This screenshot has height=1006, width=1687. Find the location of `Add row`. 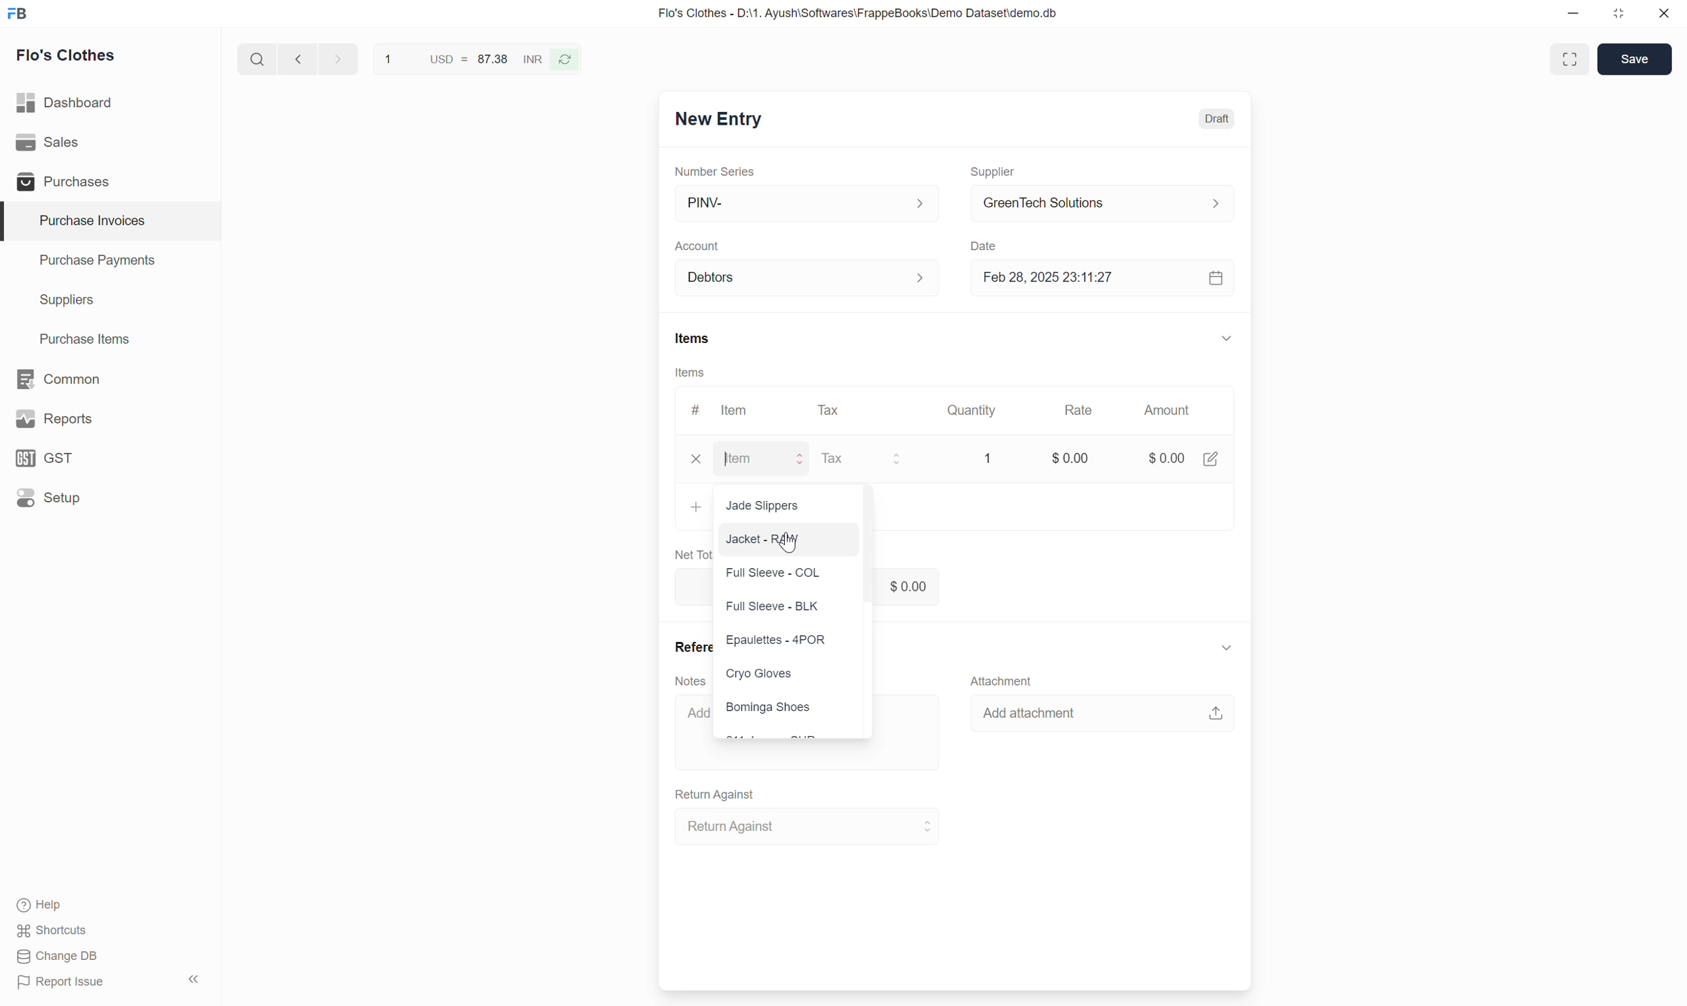

Add row is located at coordinates (694, 506).